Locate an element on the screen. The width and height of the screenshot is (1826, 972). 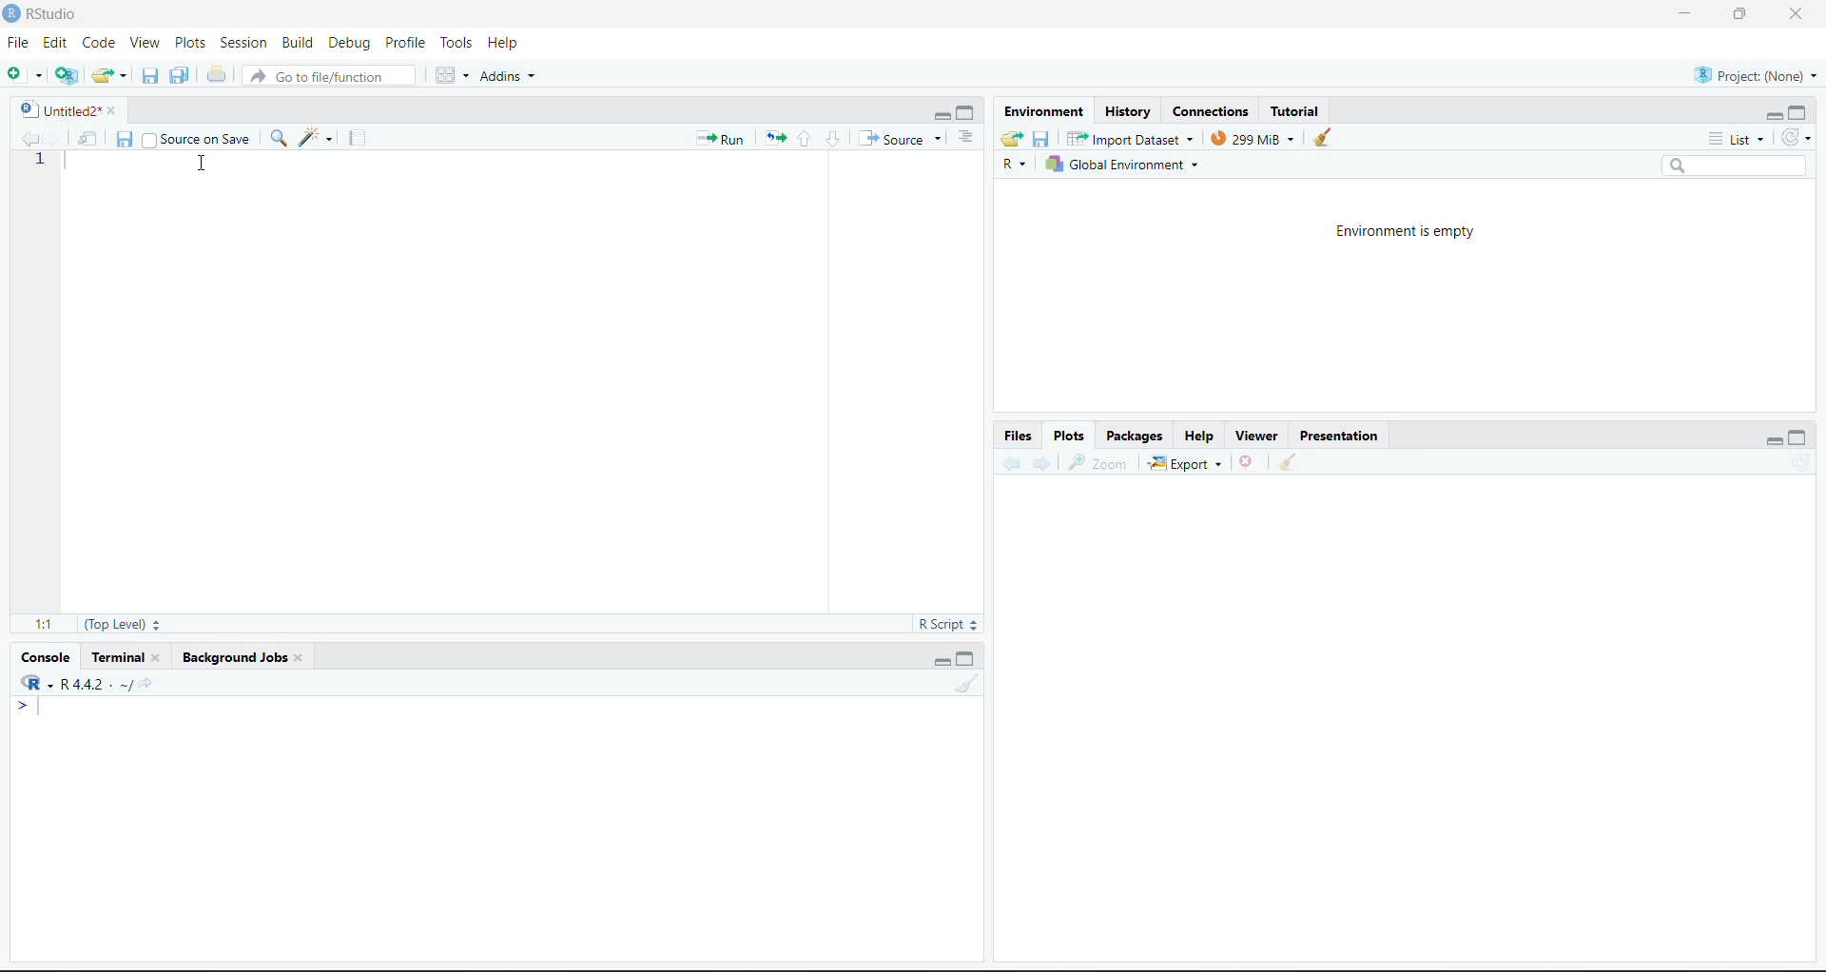
maximize is located at coordinates (1800, 437).